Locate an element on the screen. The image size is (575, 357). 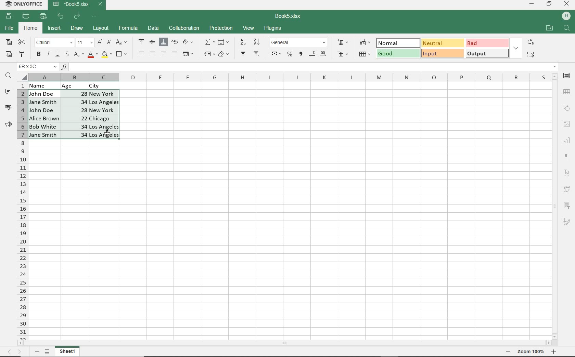
ALIGN LEFT is located at coordinates (140, 54).